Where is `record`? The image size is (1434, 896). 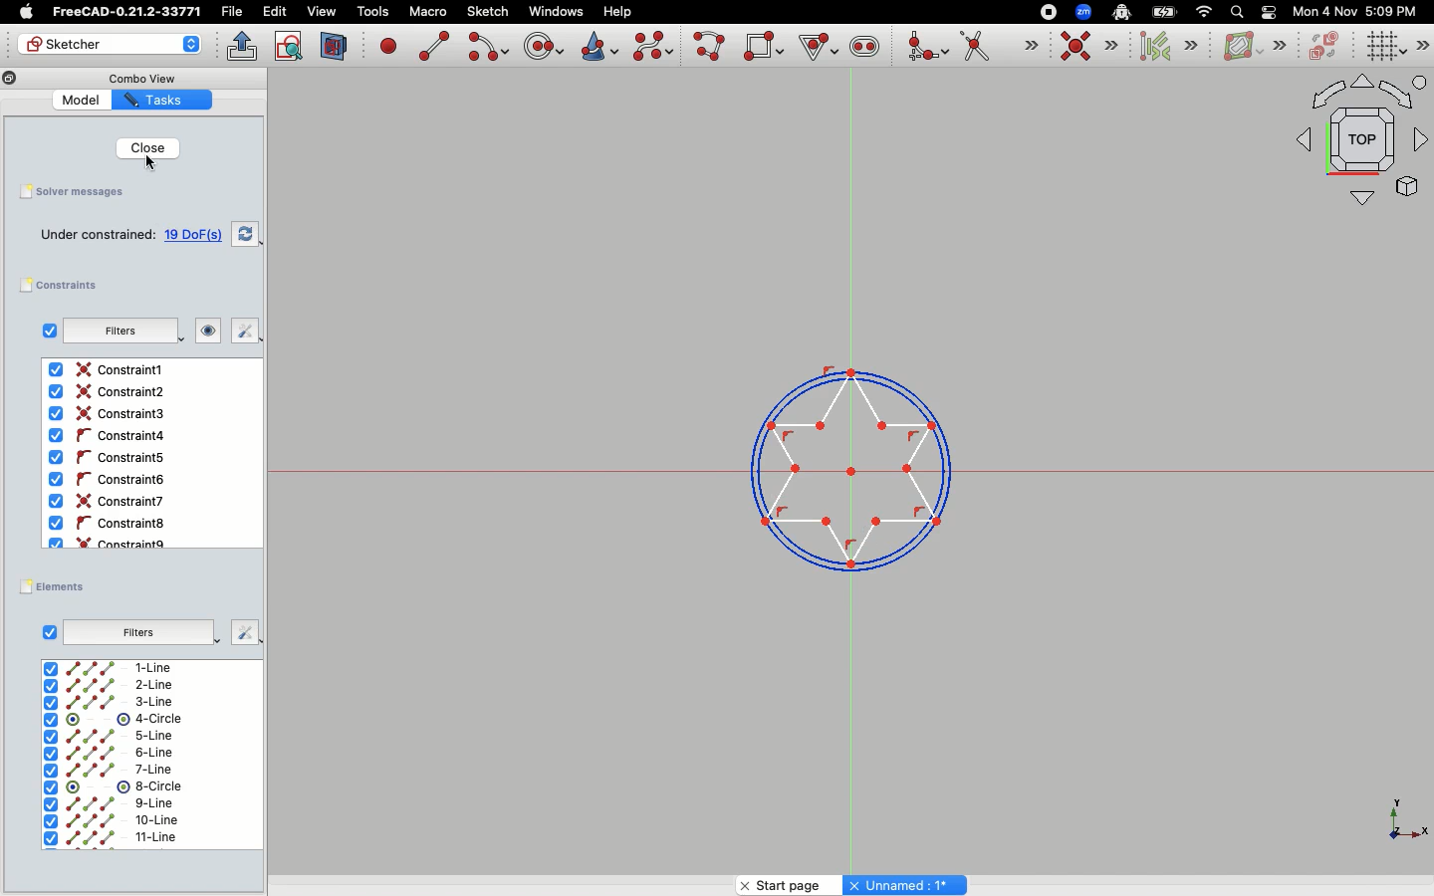 record is located at coordinates (1044, 11).